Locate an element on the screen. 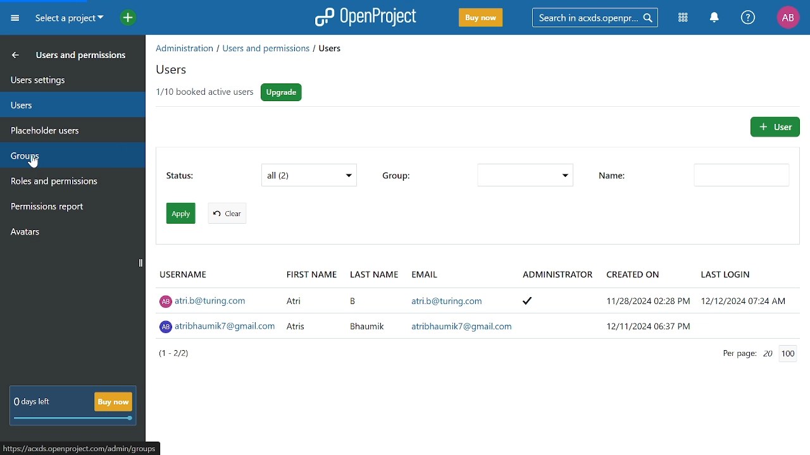  status is located at coordinates (182, 178).